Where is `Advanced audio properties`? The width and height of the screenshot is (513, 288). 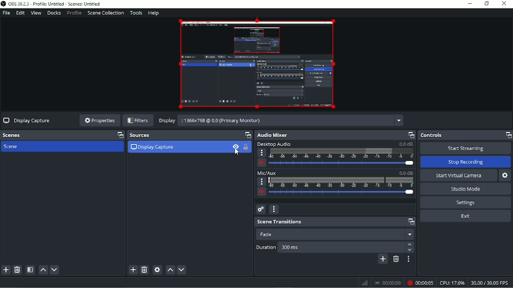 Advanced audio properties is located at coordinates (260, 209).